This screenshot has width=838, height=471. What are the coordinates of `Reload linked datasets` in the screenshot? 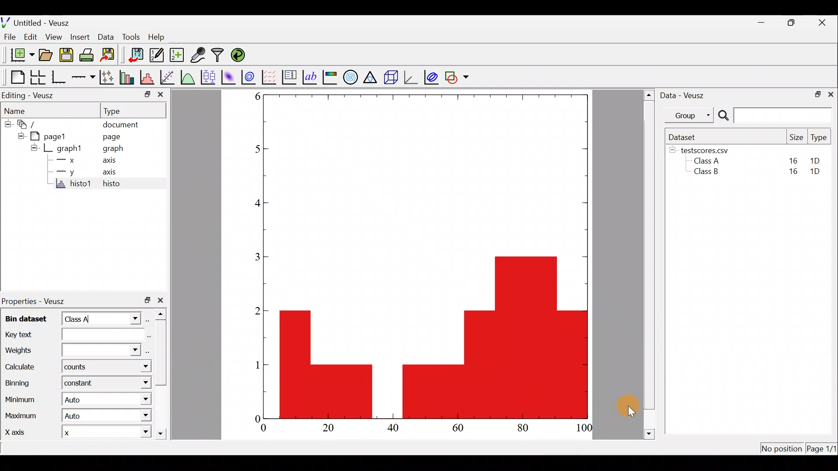 It's located at (239, 55).